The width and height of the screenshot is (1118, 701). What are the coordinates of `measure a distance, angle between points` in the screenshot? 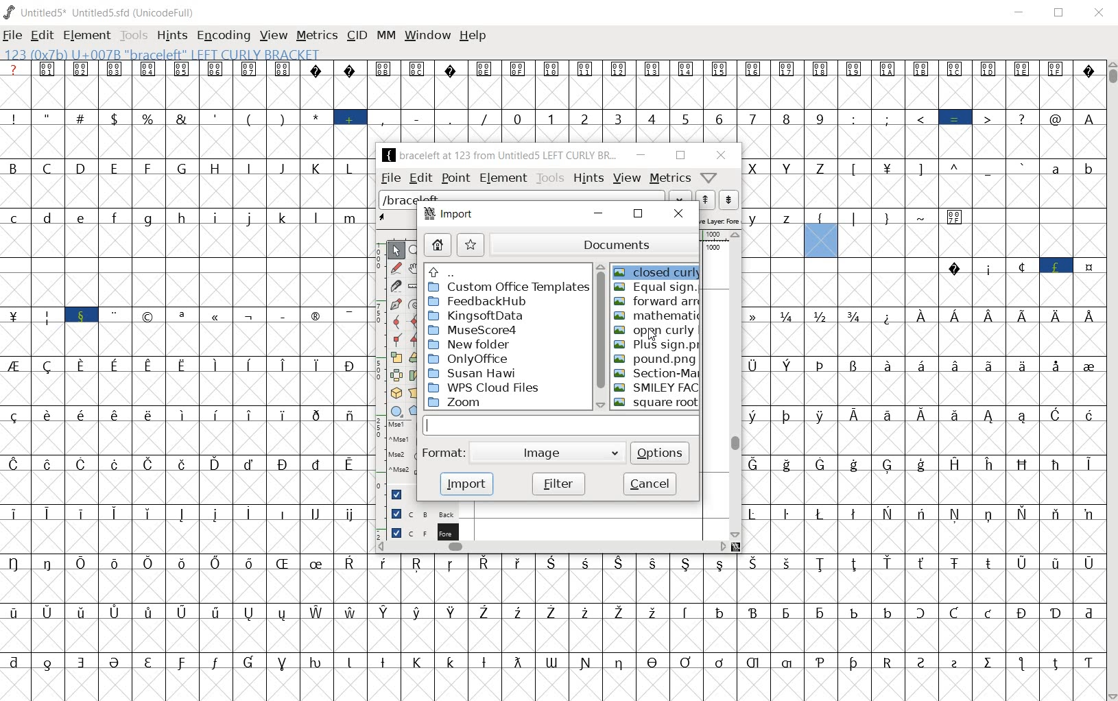 It's located at (415, 287).